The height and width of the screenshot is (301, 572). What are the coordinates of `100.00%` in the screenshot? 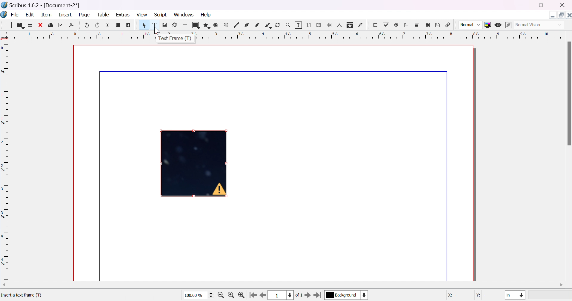 It's located at (199, 295).